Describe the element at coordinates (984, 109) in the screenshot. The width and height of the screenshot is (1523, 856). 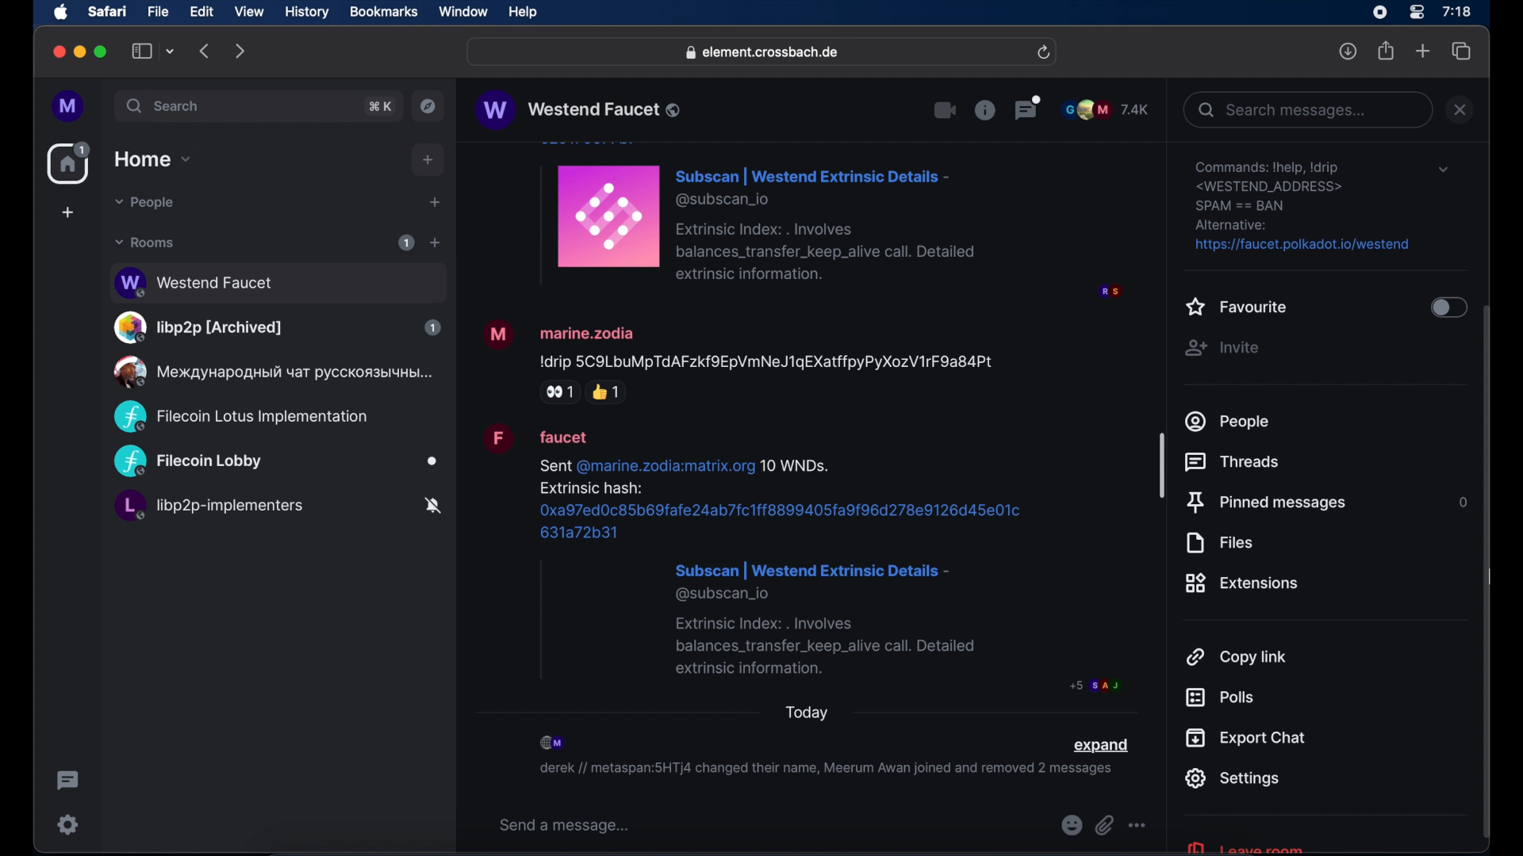
I see `information` at that location.